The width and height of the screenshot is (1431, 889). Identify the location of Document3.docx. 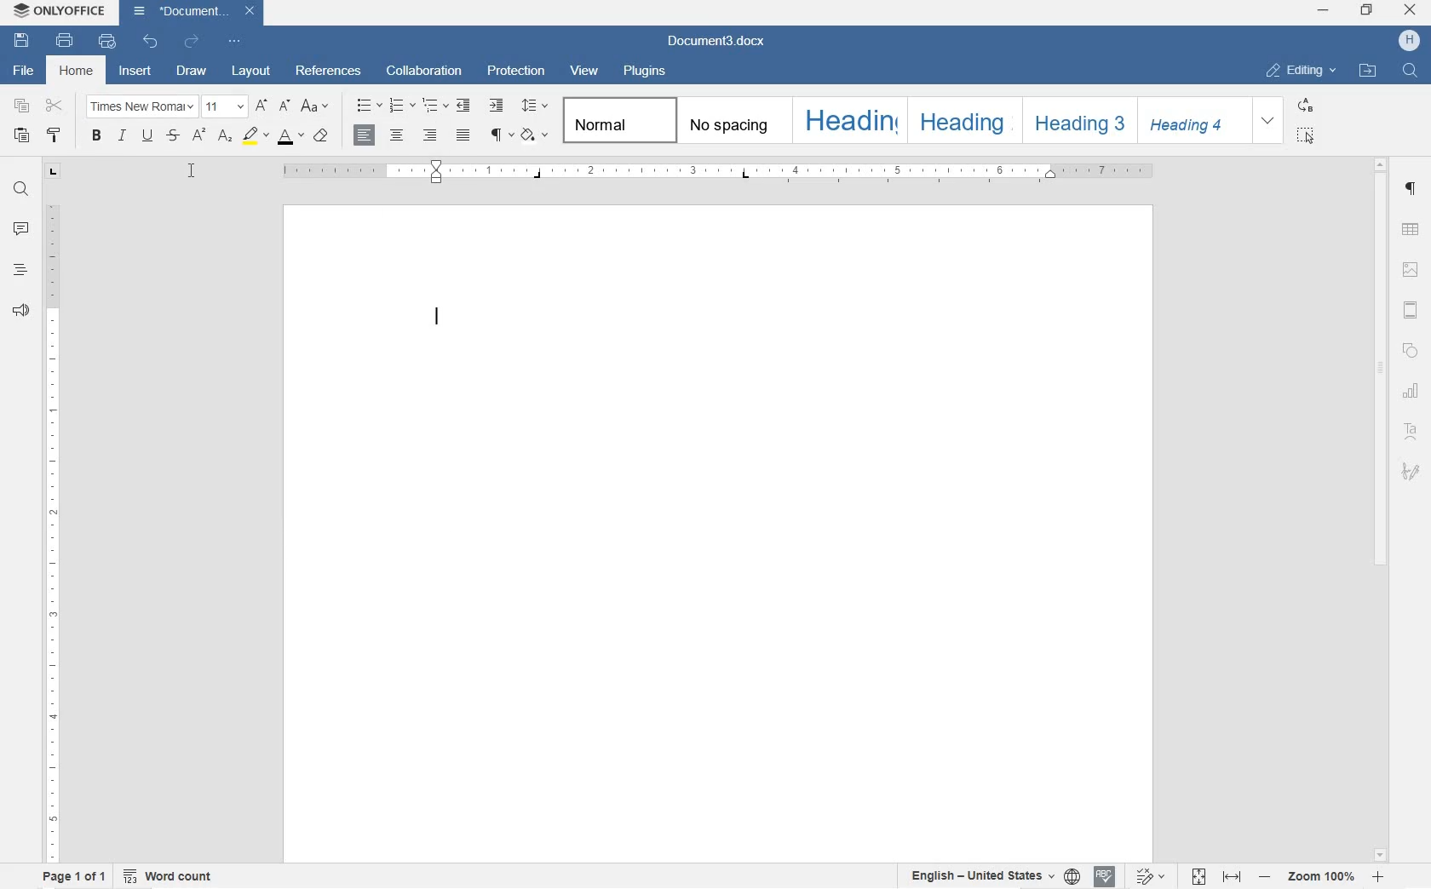
(728, 42).